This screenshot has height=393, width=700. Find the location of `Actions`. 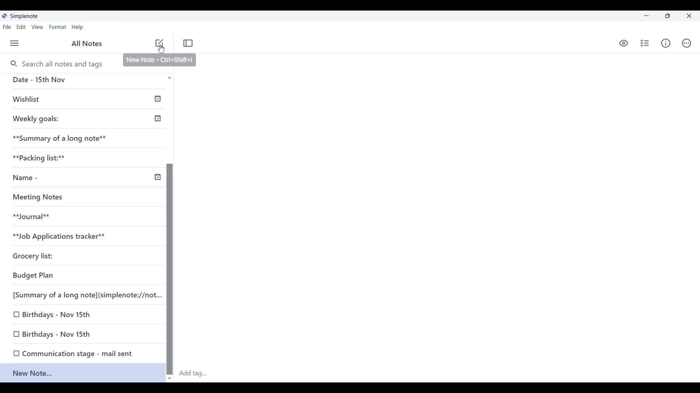

Actions is located at coordinates (687, 43).